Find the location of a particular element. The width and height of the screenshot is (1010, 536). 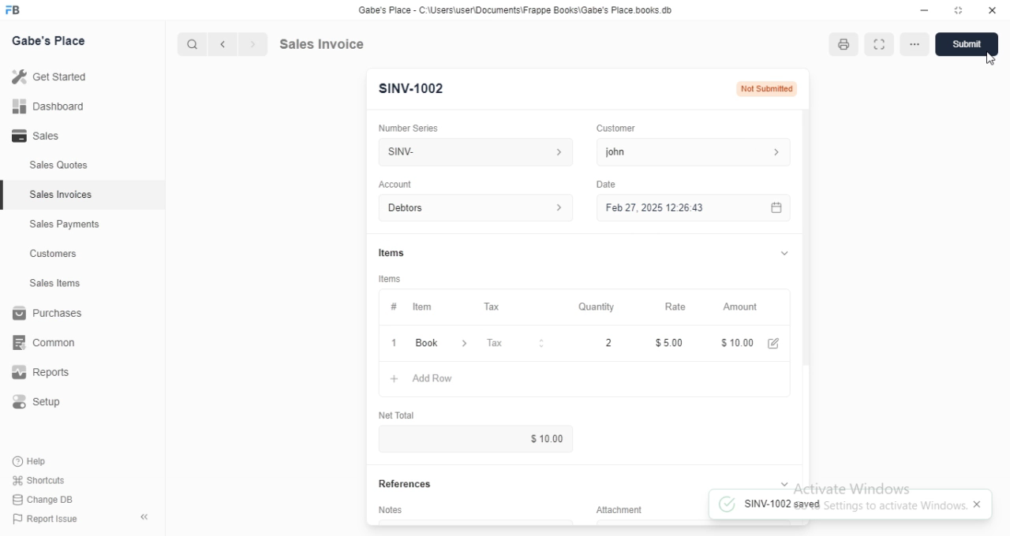

Attachment is located at coordinates (613, 508).